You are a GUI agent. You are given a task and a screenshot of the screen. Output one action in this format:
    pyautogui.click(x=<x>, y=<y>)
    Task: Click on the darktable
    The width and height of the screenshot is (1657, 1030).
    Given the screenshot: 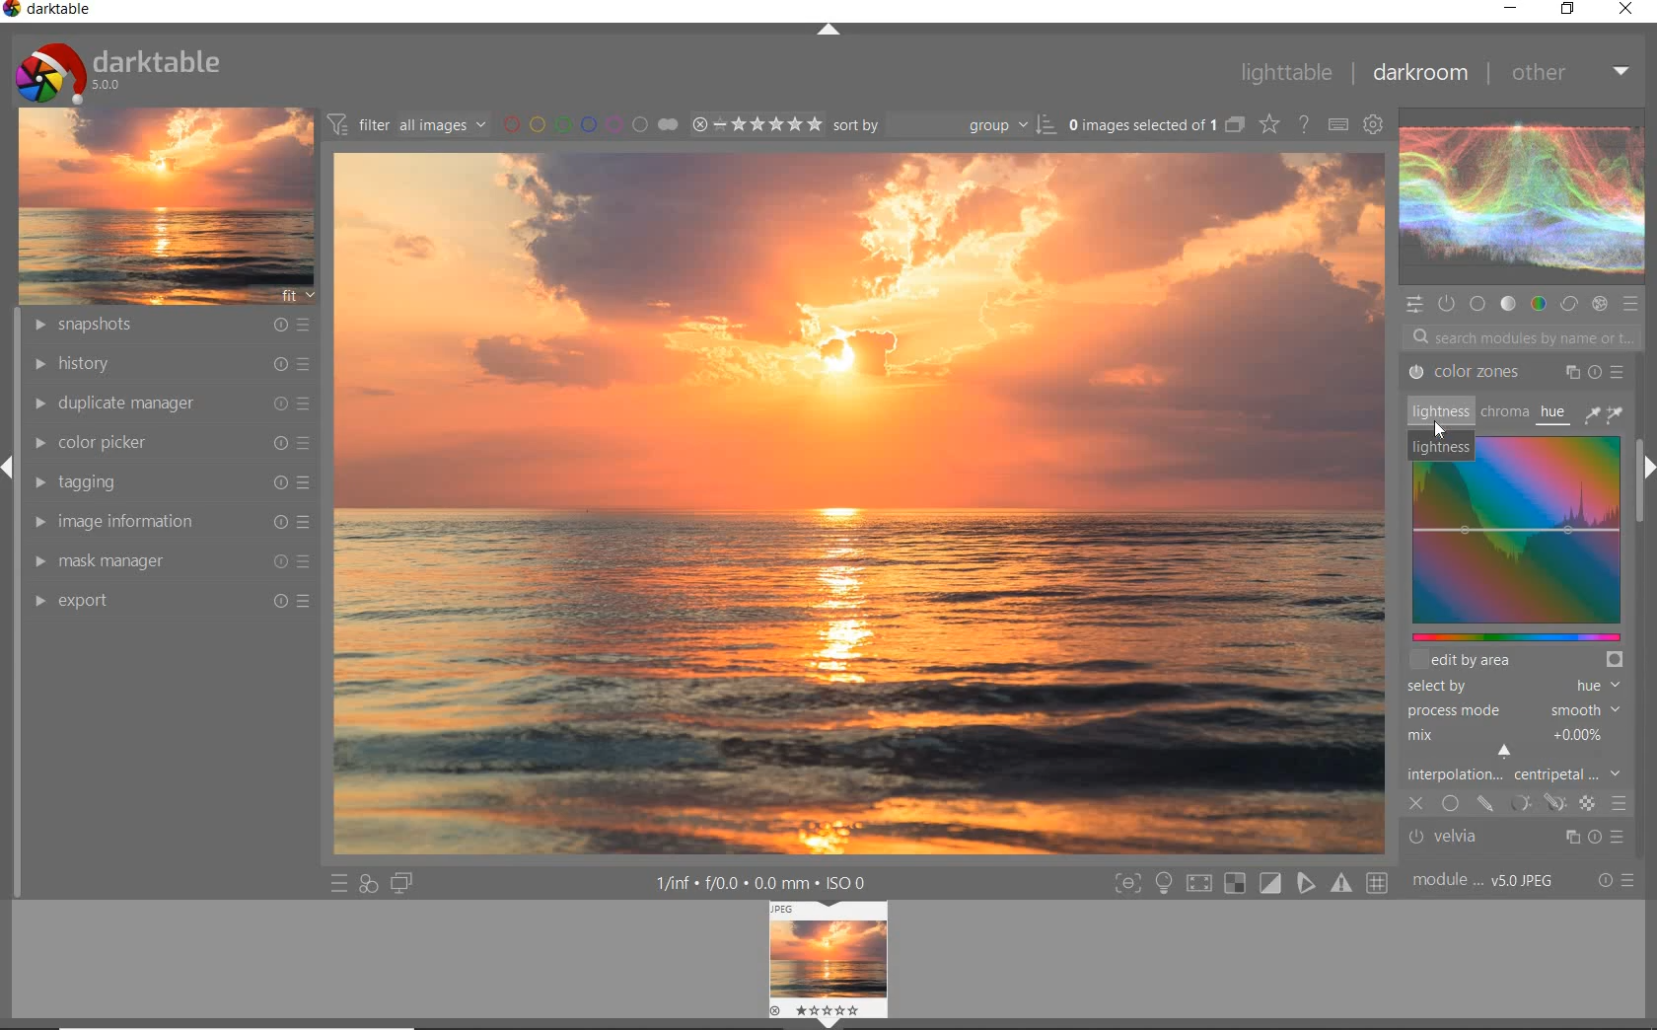 What is the action you would take?
    pyautogui.click(x=50, y=11)
    